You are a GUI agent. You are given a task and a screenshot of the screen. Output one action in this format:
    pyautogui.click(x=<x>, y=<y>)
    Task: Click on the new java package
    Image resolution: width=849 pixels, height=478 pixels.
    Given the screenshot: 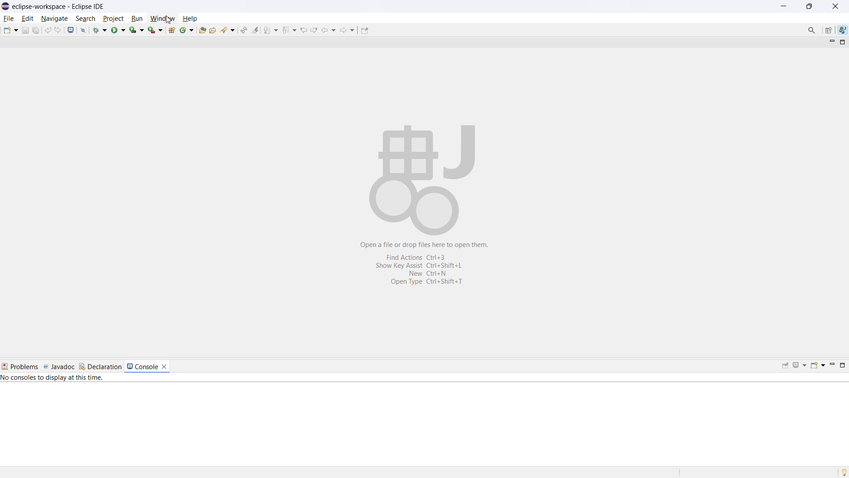 What is the action you would take?
    pyautogui.click(x=173, y=30)
    